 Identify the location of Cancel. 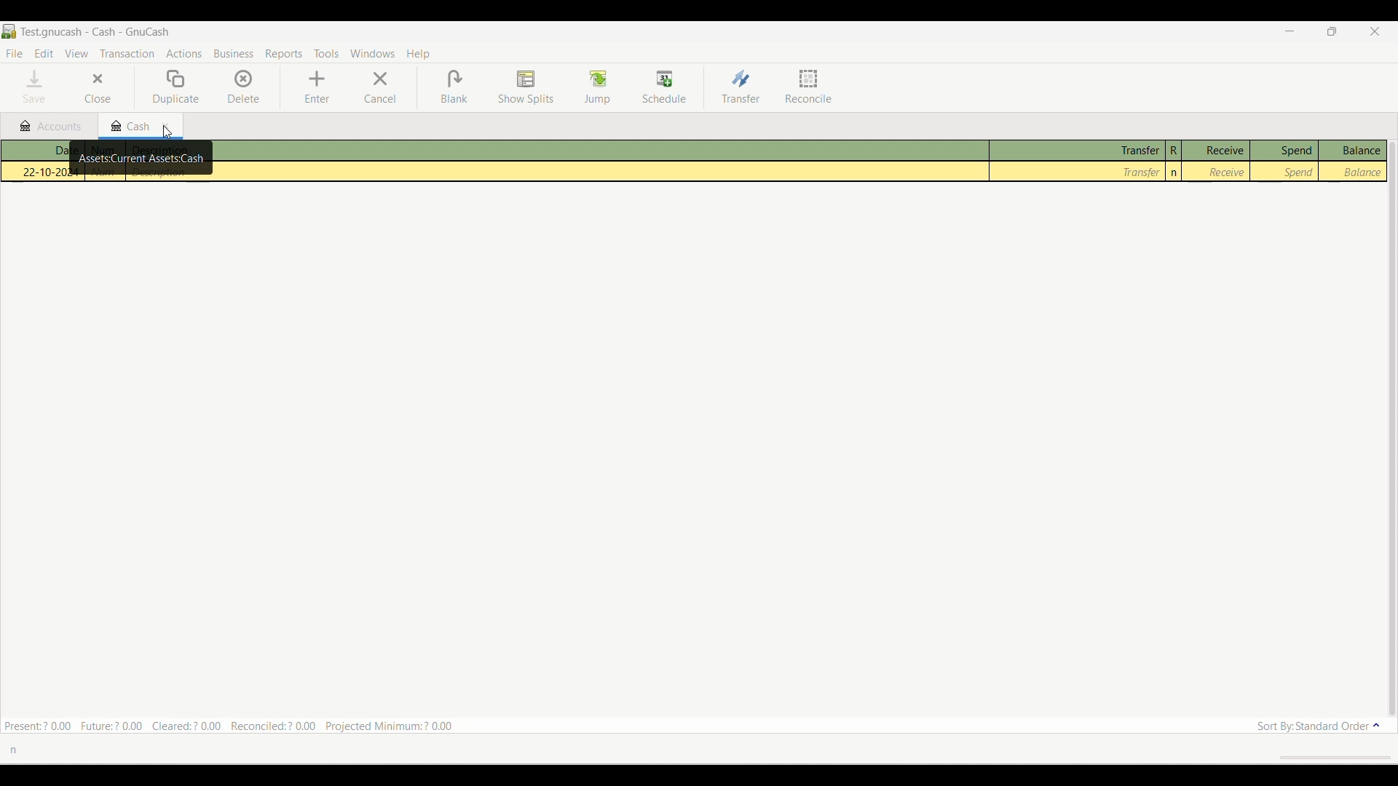
(381, 87).